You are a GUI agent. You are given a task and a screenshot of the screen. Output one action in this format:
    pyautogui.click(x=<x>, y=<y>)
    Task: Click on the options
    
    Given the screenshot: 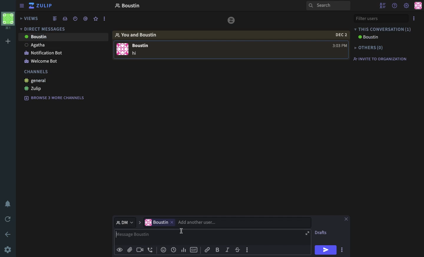 What is the action you would take?
    pyautogui.click(x=105, y=19)
    